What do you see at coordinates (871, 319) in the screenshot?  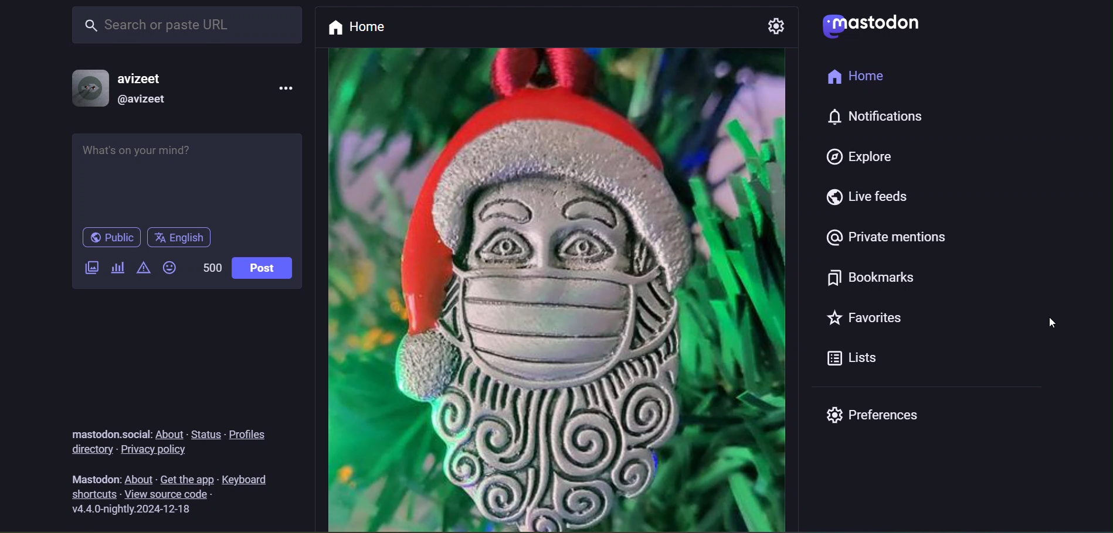 I see `favorites` at bounding box center [871, 319].